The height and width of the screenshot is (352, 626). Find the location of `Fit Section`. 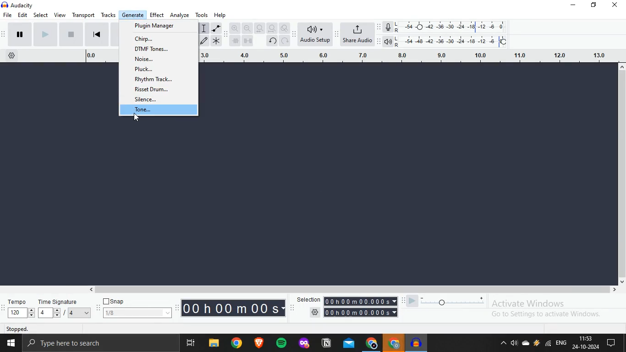

Fit Section is located at coordinates (260, 28).